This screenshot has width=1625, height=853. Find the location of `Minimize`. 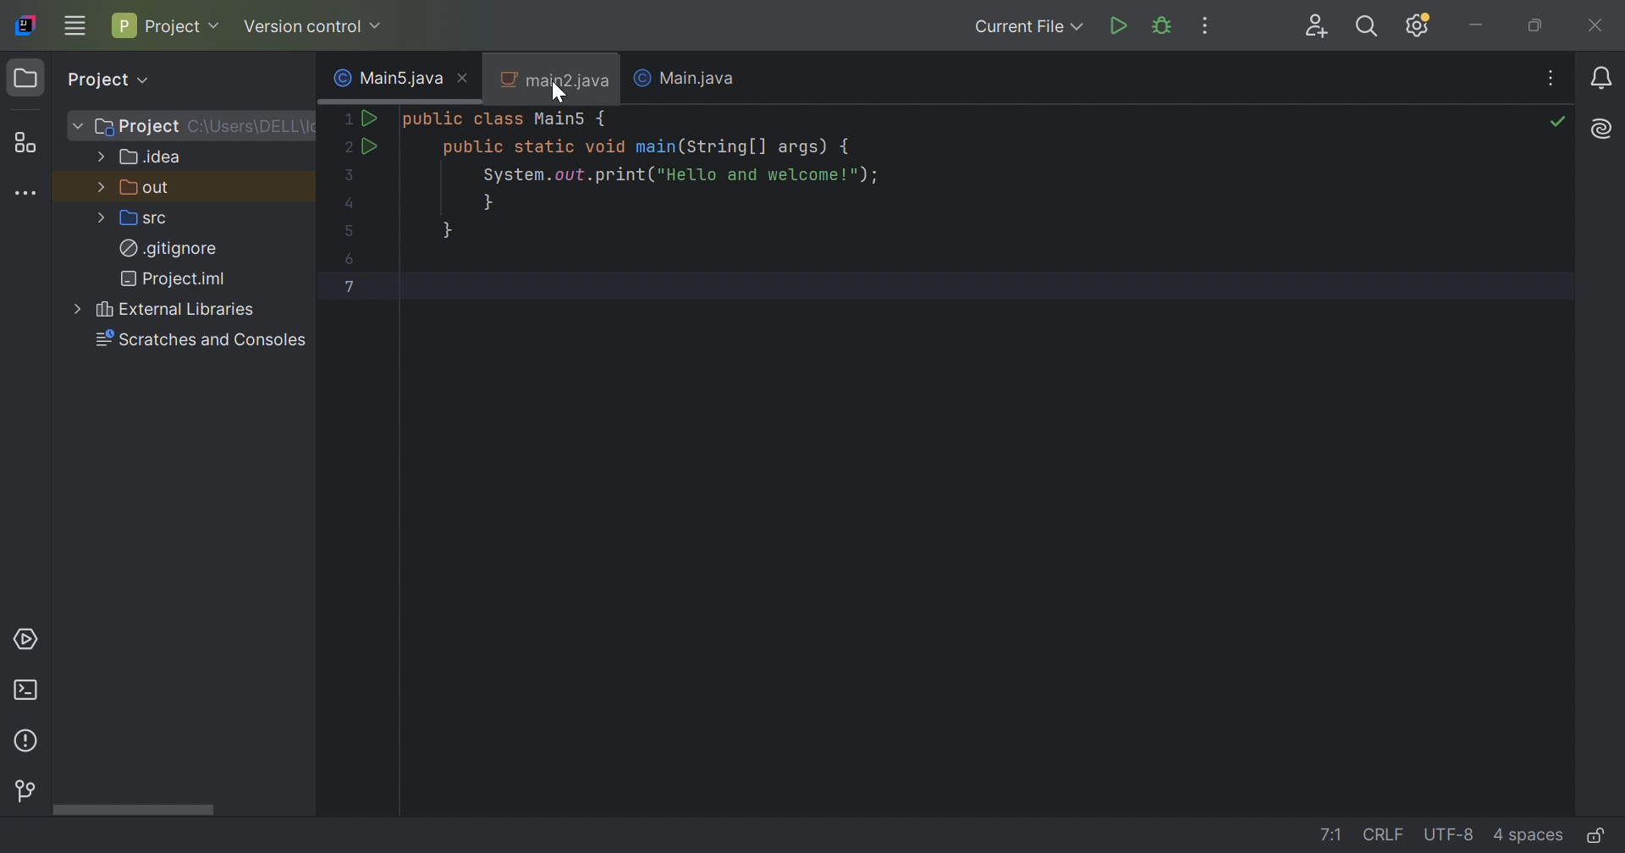

Minimize is located at coordinates (1477, 25).